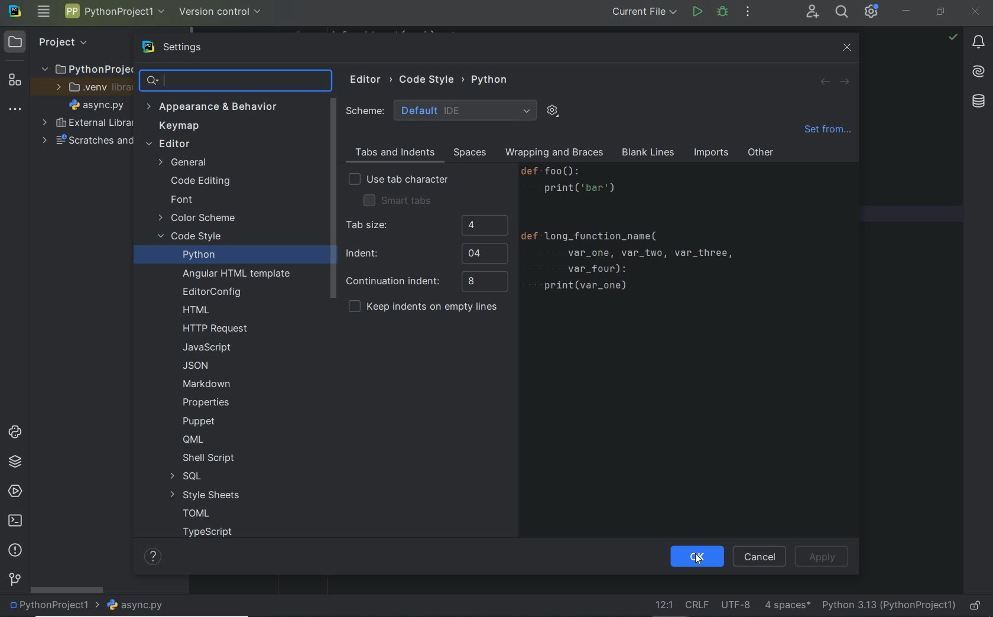  Describe the element at coordinates (192, 439) in the screenshot. I see `QML` at that location.